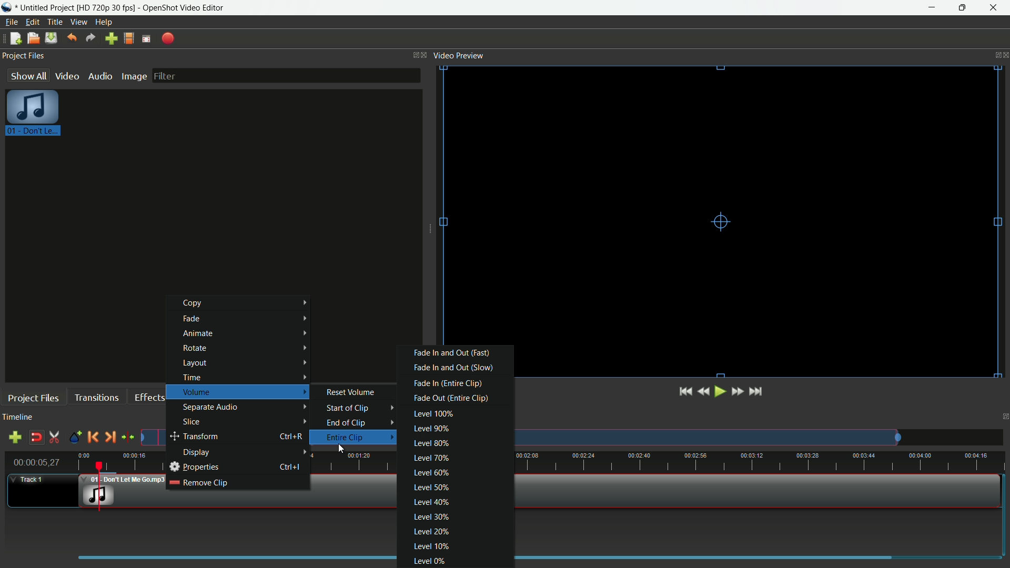  Describe the element at coordinates (740, 491) in the screenshot. I see `video in timeline` at that location.